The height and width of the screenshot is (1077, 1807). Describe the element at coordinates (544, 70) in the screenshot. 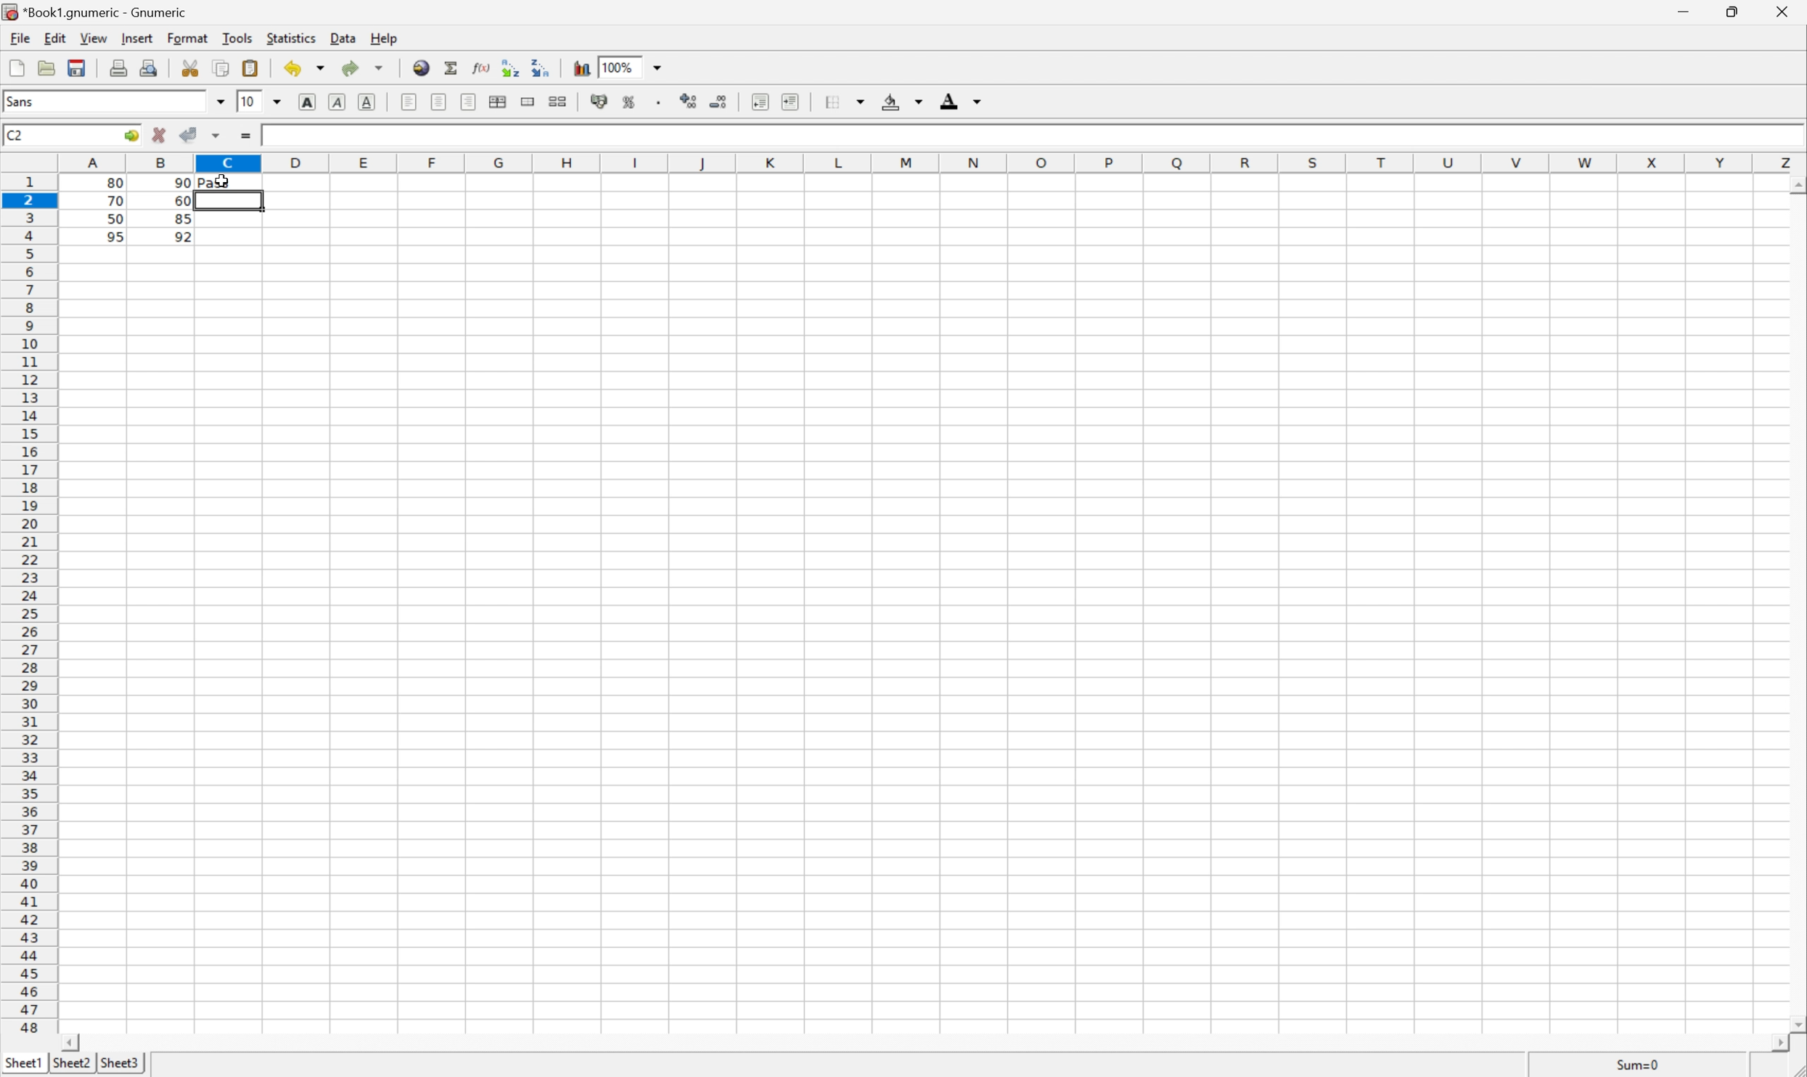

I see `Sort the selected region in descending order based on the first column selected` at that location.